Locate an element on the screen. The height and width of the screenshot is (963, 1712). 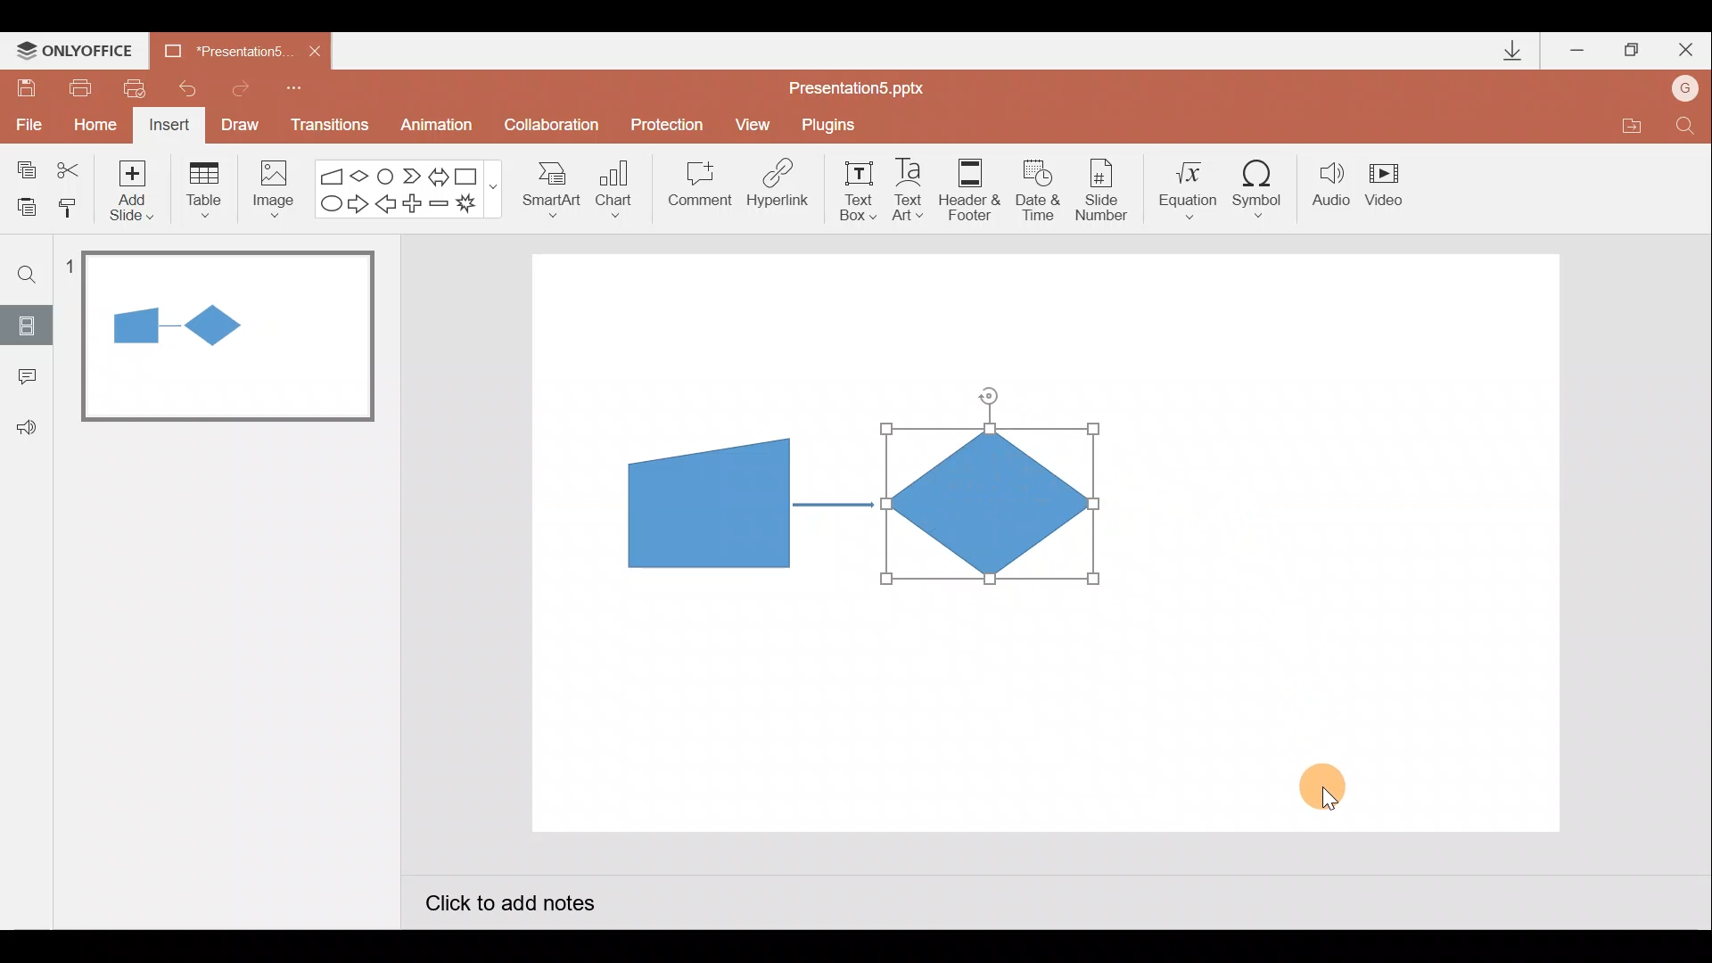
Protection is located at coordinates (672, 124).